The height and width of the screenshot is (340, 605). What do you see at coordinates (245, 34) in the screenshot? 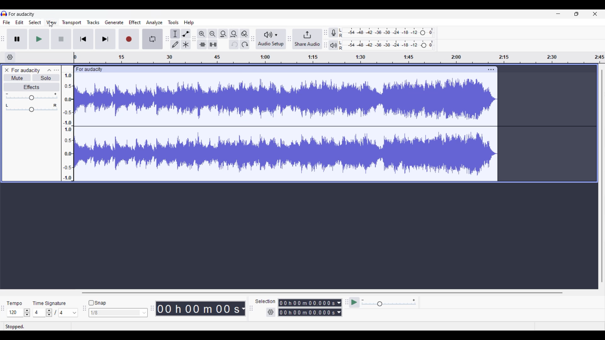
I see `Zoom toggle` at bounding box center [245, 34].